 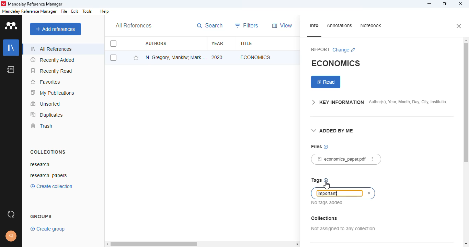 What do you see at coordinates (430, 3) in the screenshot?
I see `minimize` at bounding box center [430, 3].